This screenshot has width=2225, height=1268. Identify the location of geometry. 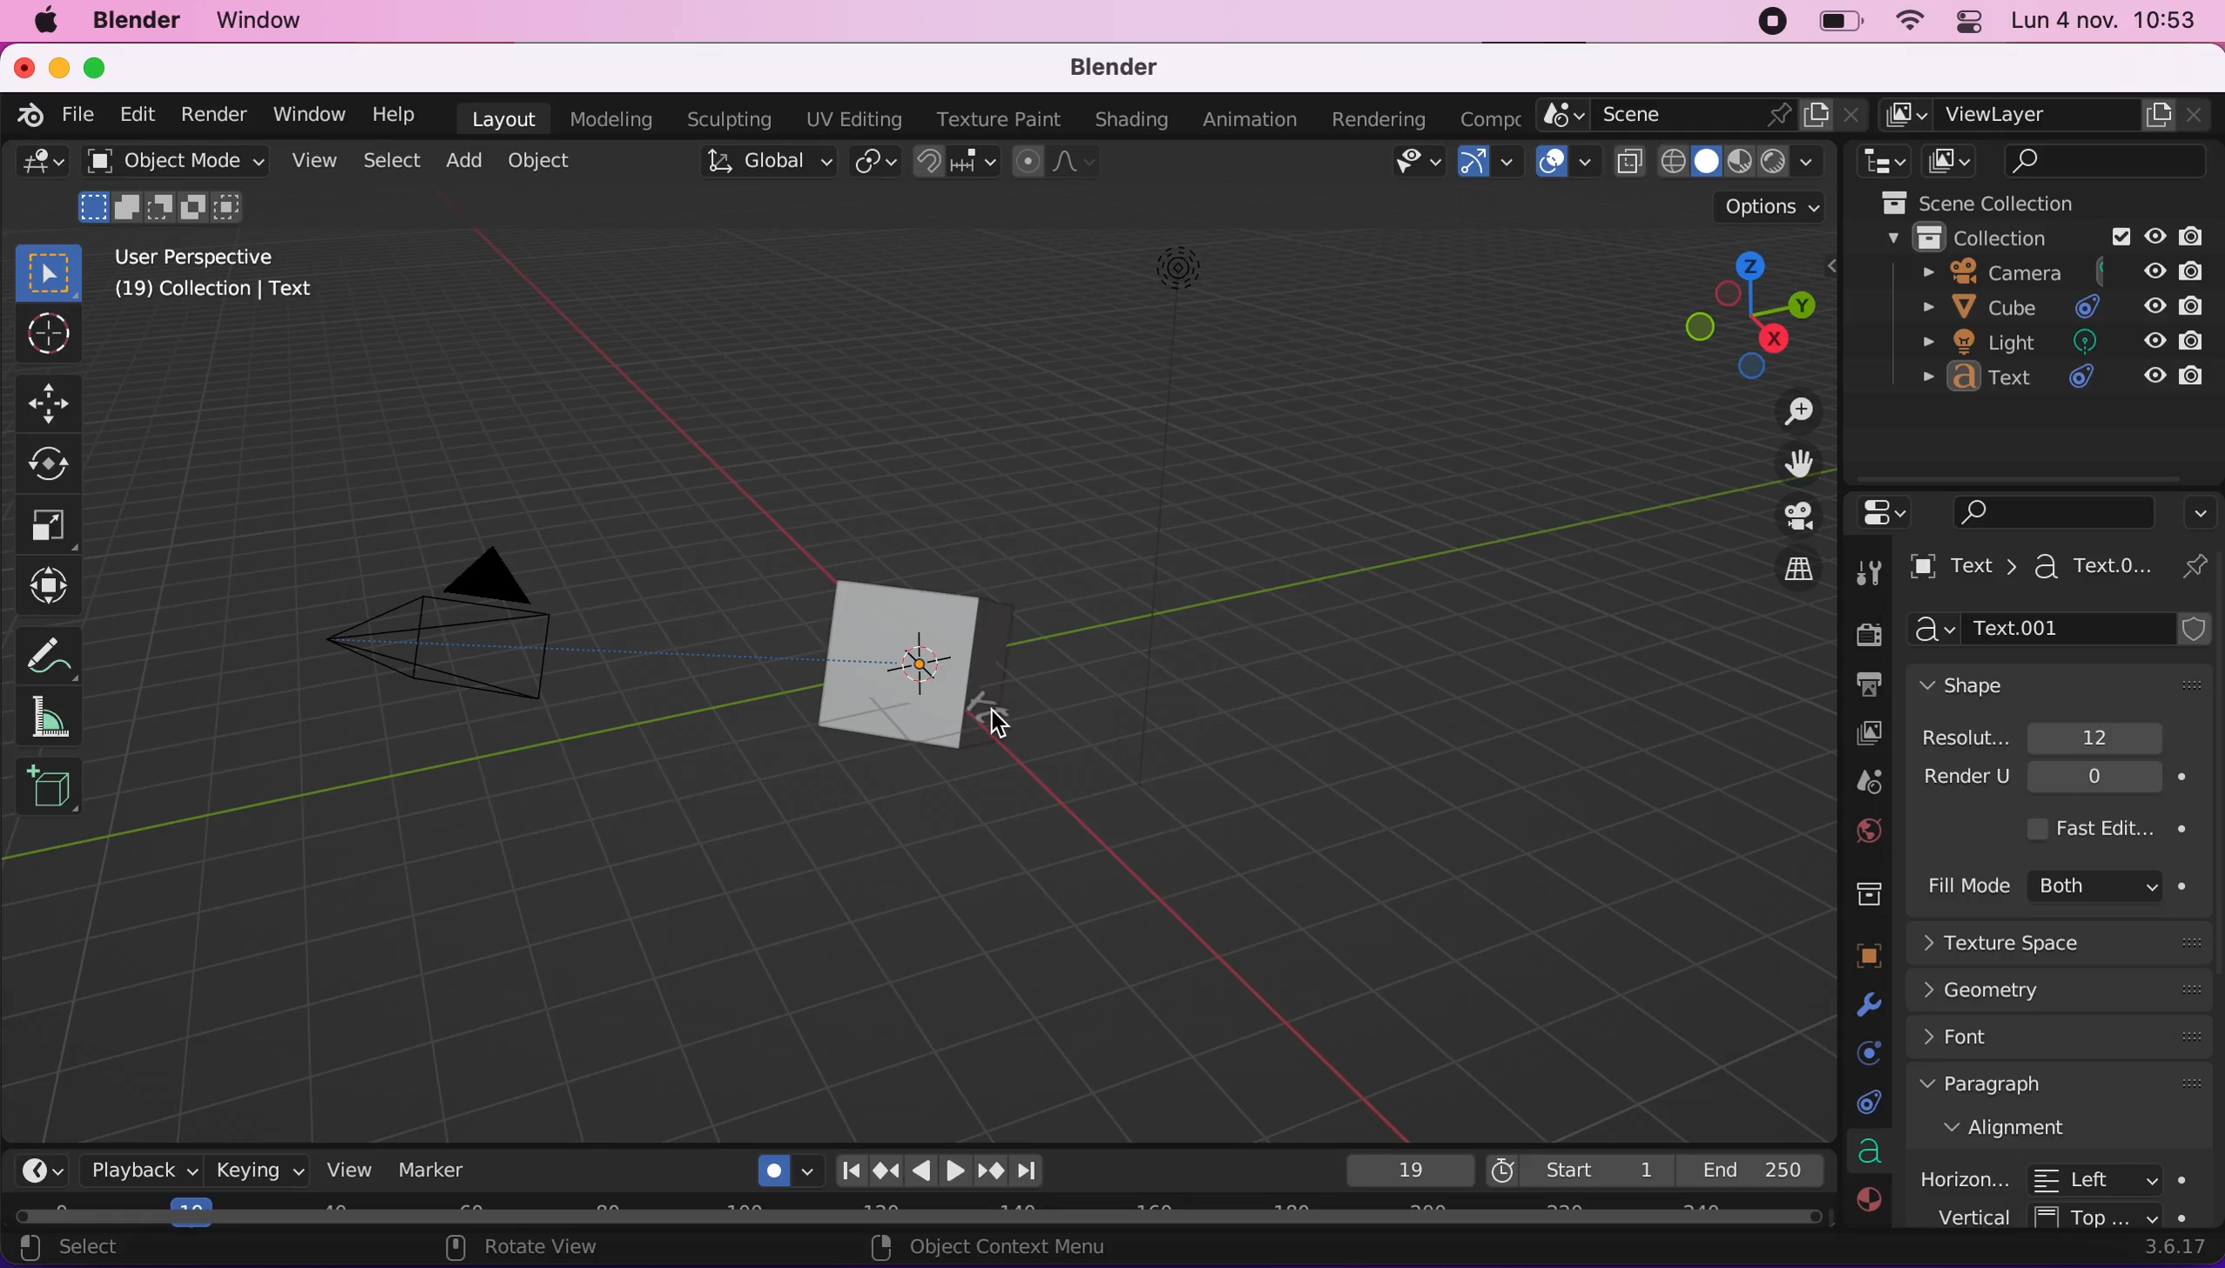
(2065, 994).